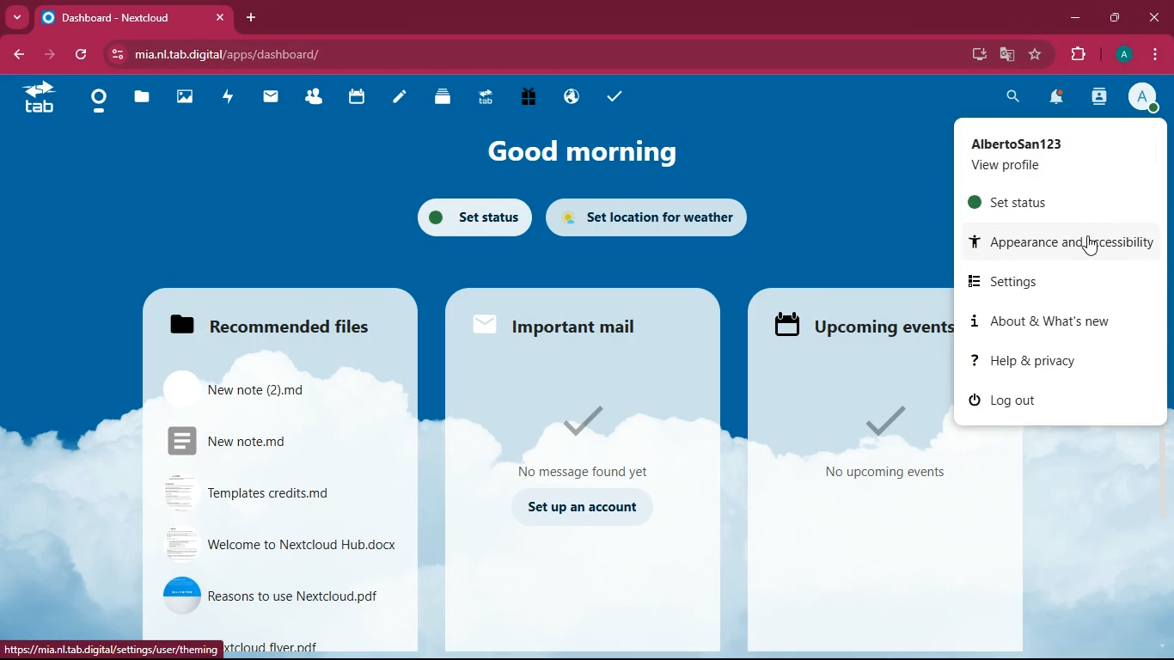  What do you see at coordinates (576, 325) in the screenshot?
I see `mail` at bounding box center [576, 325].